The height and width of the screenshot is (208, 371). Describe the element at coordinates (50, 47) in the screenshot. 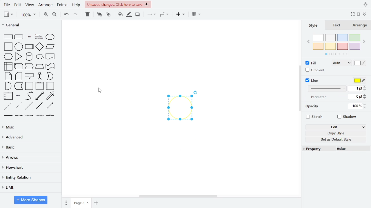

I see `parallelogram` at that location.